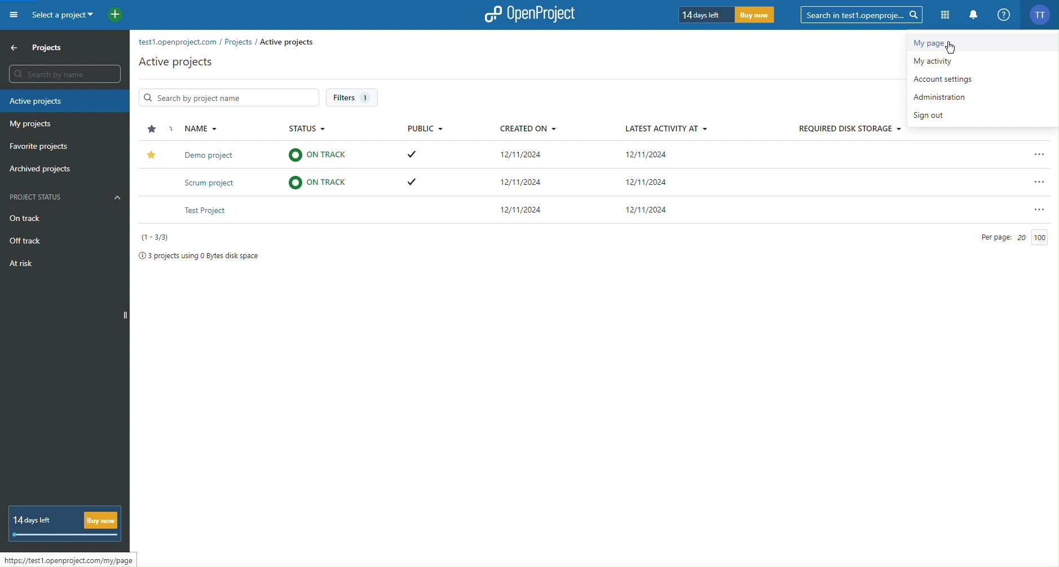  What do you see at coordinates (65, 74) in the screenshot?
I see `Search Bar` at bounding box center [65, 74].